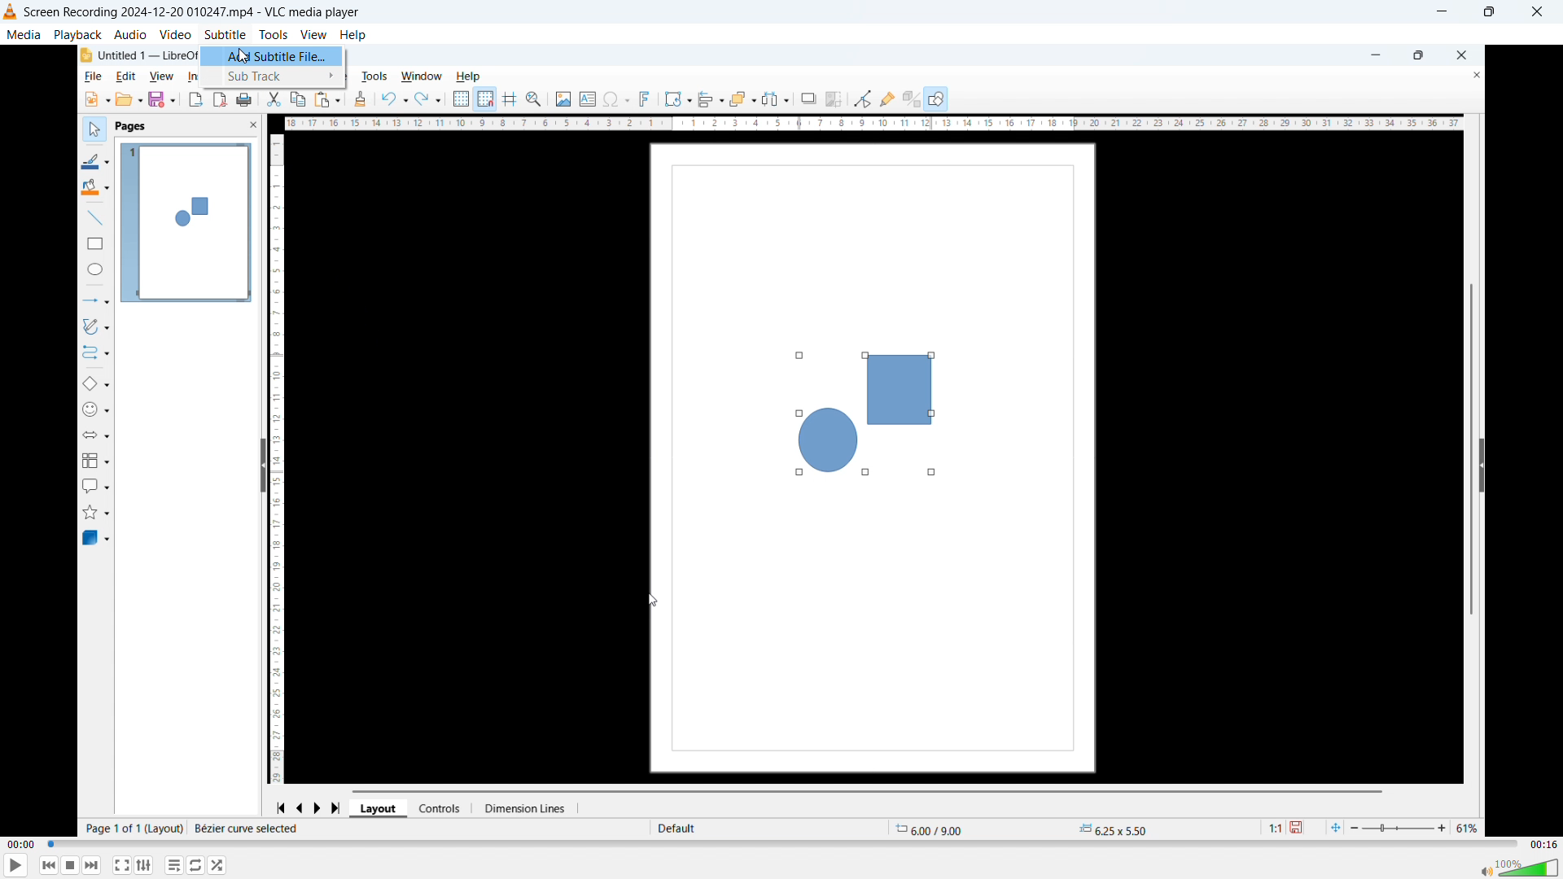 The width and height of the screenshot is (1563, 879). I want to click on previous page, so click(301, 806).